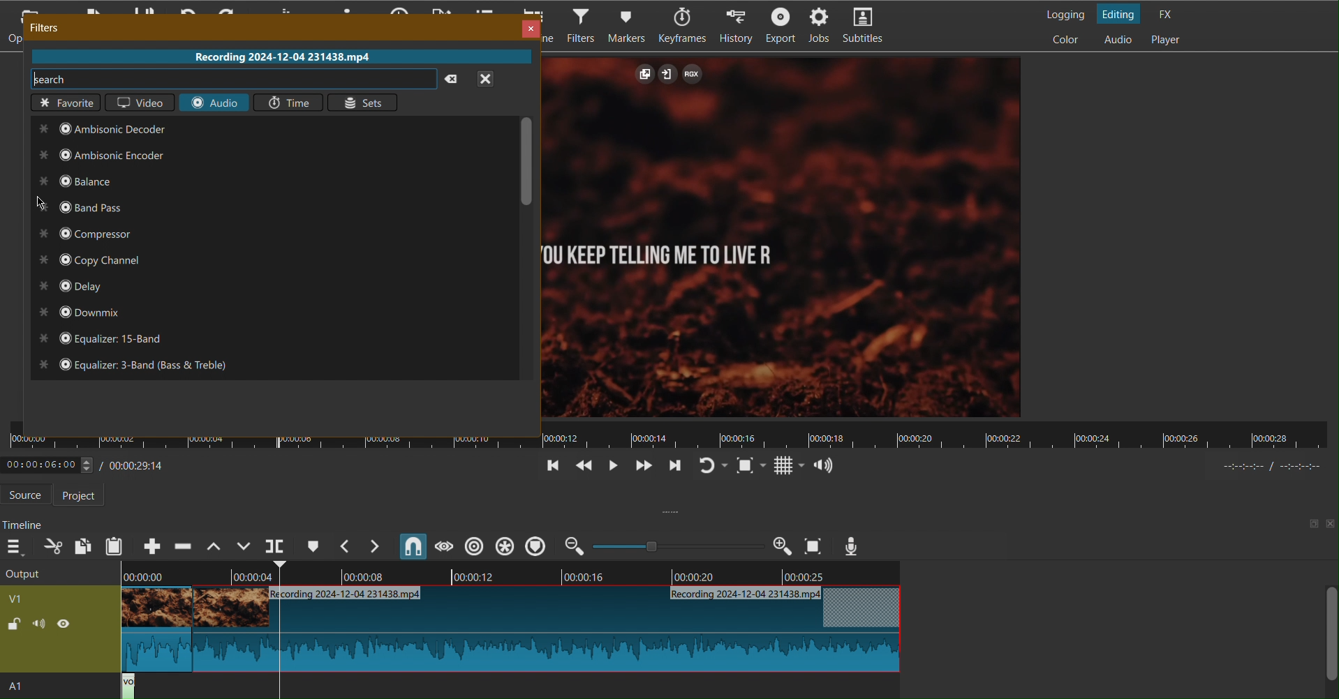 Image resolution: width=1339 pixels, height=699 pixels. Describe the element at coordinates (82, 545) in the screenshot. I see `Copy` at that location.